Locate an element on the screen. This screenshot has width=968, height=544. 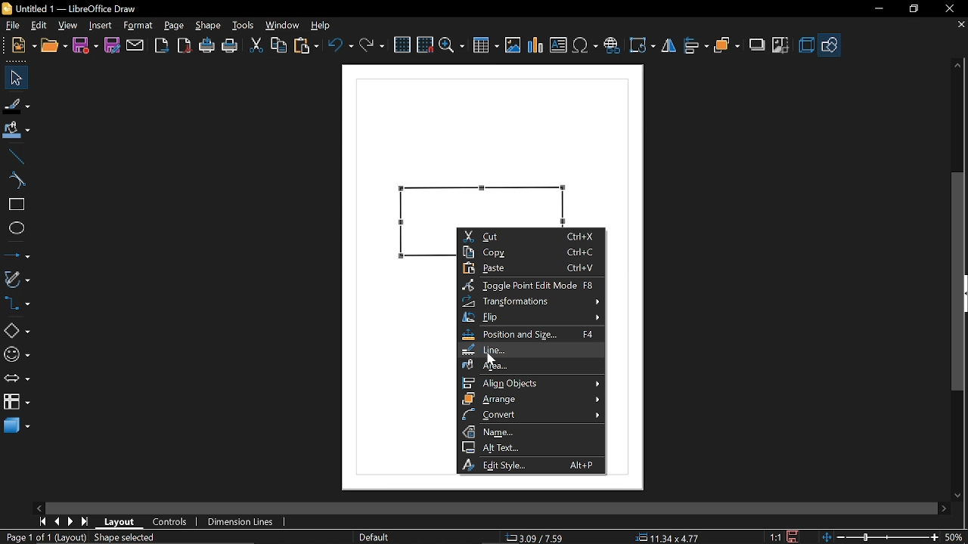
edit style is located at coordinates (531, 465).